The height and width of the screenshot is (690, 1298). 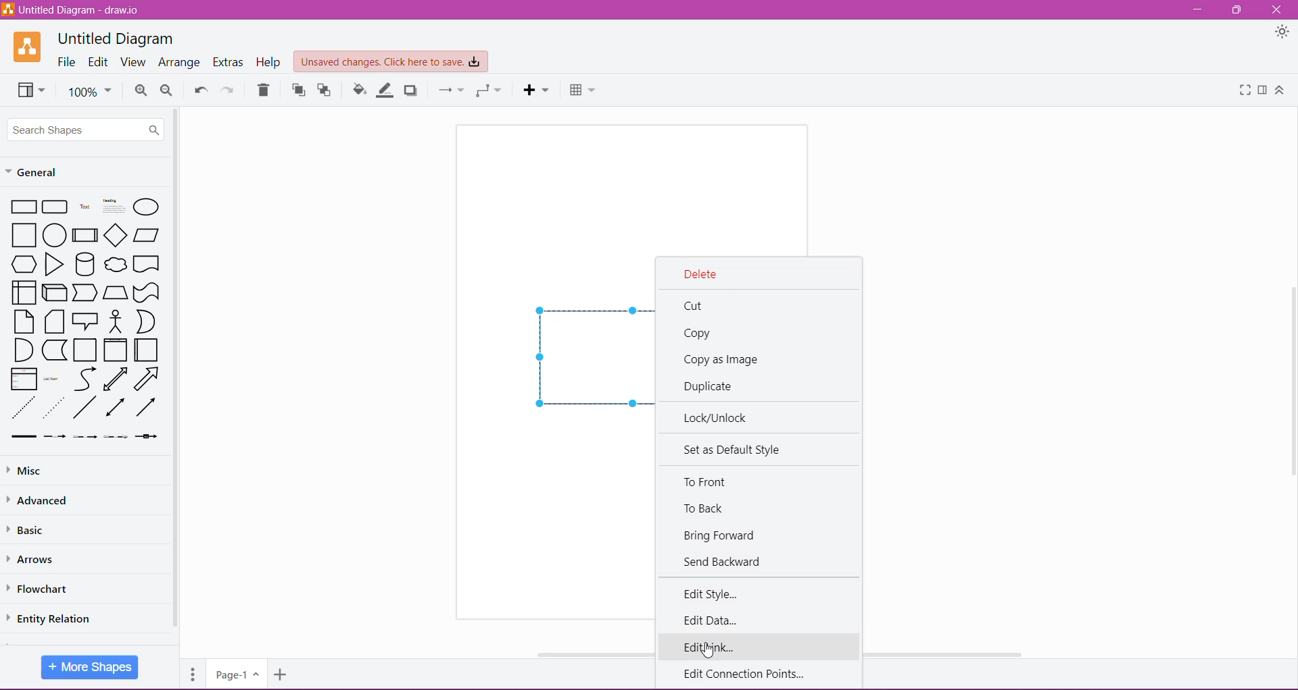 What do you see at coordinates (723, 361) in the screenshot?
I see `Copy as Image` at bounding box center [723, 361].